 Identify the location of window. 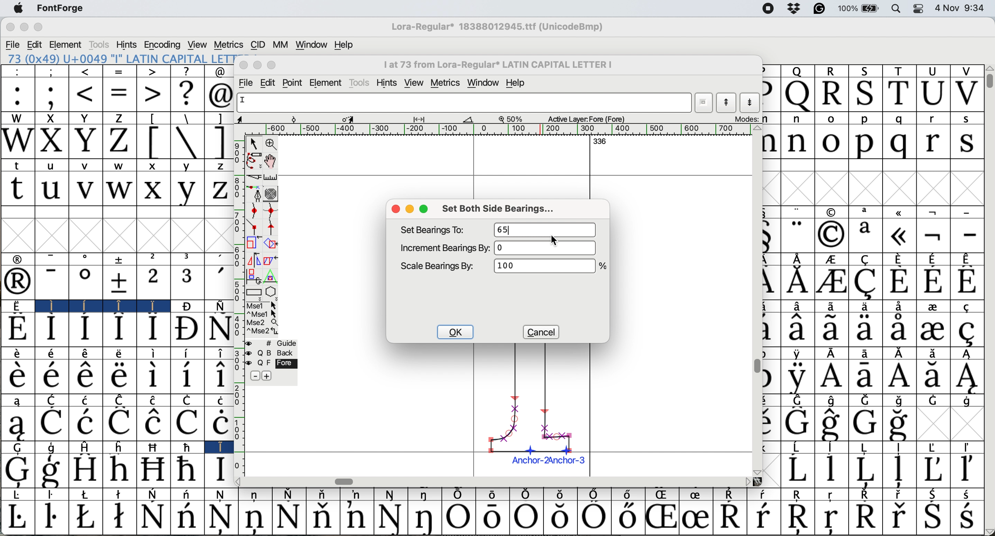
(312, 45).